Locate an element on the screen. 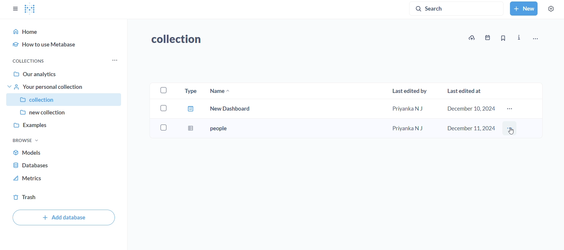  upload vto collection is located at coordinates (471, 38).